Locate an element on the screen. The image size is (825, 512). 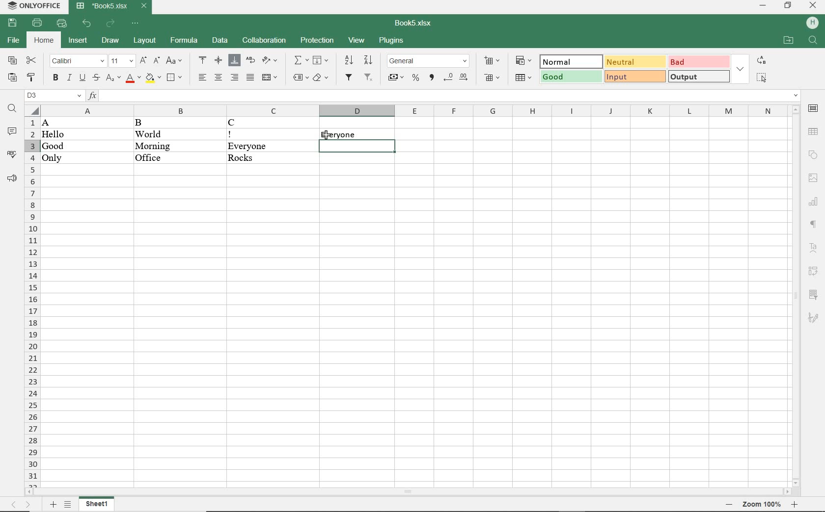
columns is located at coordinates (414, 110).